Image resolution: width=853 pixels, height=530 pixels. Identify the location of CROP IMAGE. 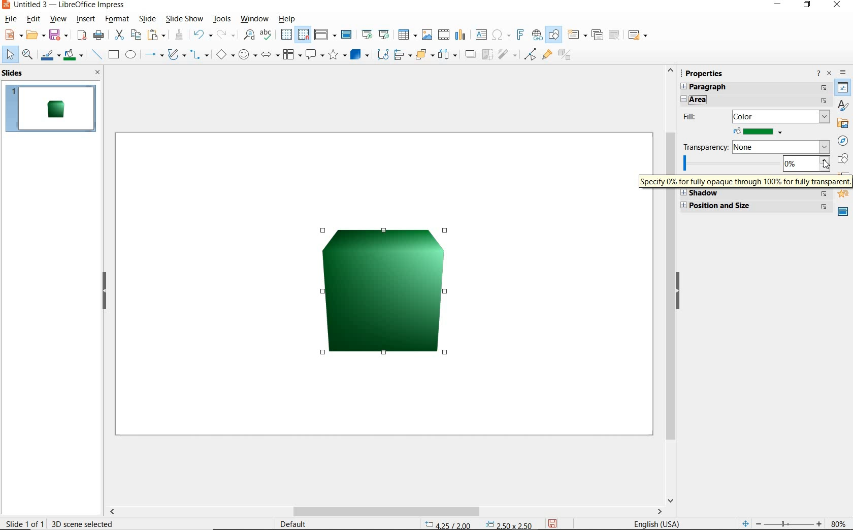
(487, 55).